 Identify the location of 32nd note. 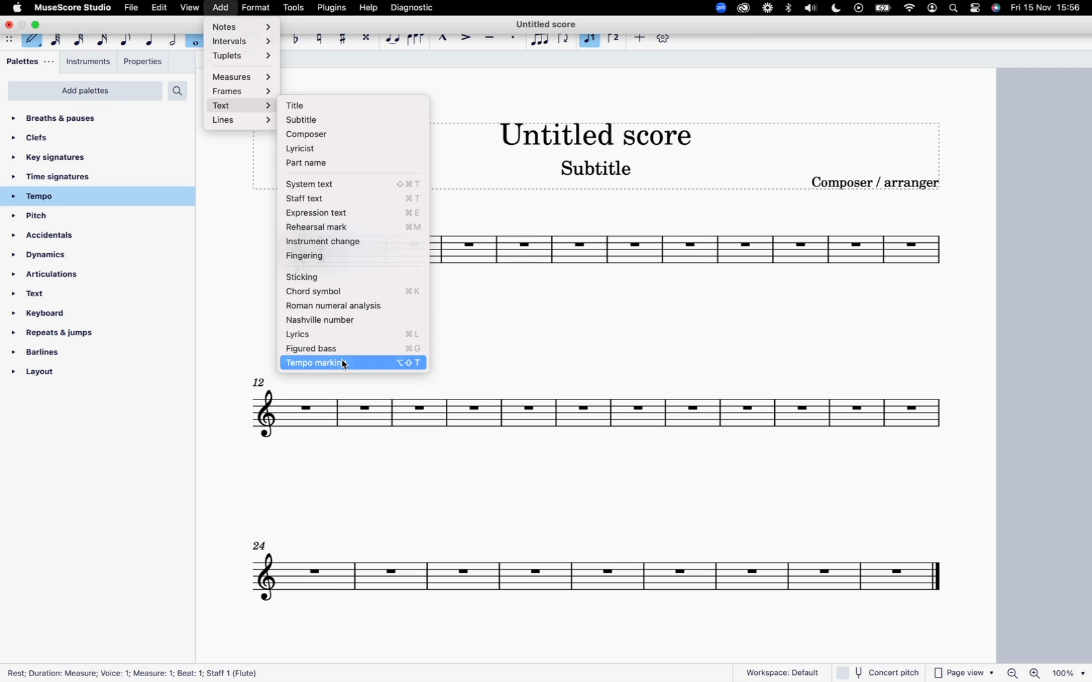
(78, 40).